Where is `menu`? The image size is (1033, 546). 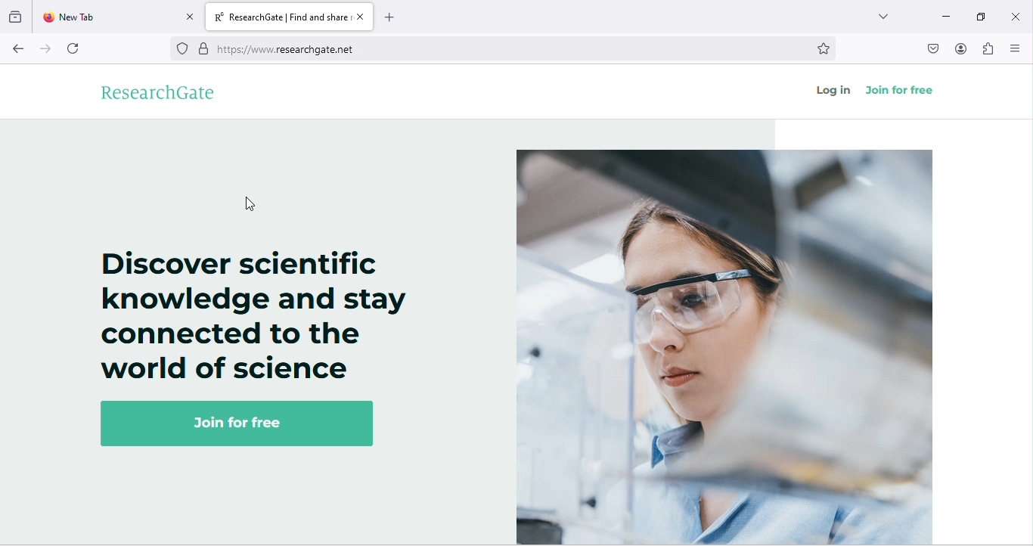
menu is located at coordinates (1016, 46).